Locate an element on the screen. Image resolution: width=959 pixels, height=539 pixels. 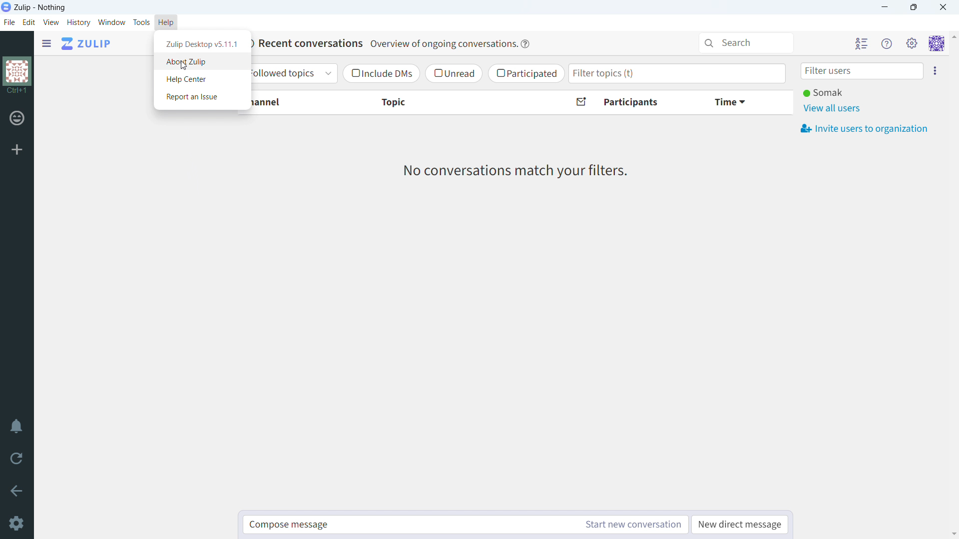
unread is located at coordinates (453, 73).